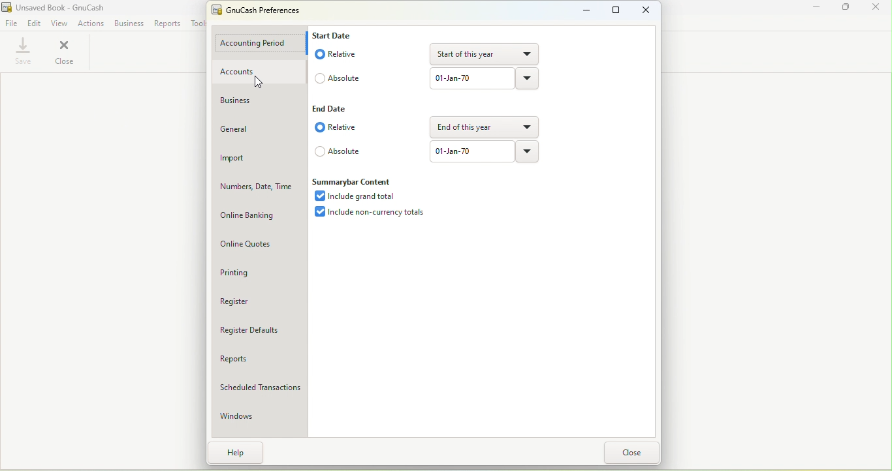 The height and width of the screenshot is (471, 892). I want to click on Minimize, so click(580, 10).